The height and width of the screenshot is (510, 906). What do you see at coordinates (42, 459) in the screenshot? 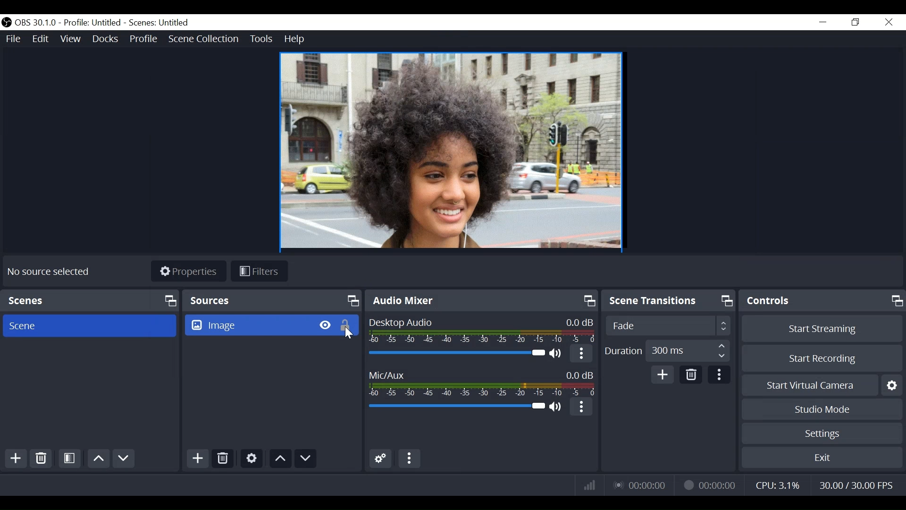
I see `Delete` at bounding box center [42, 459].